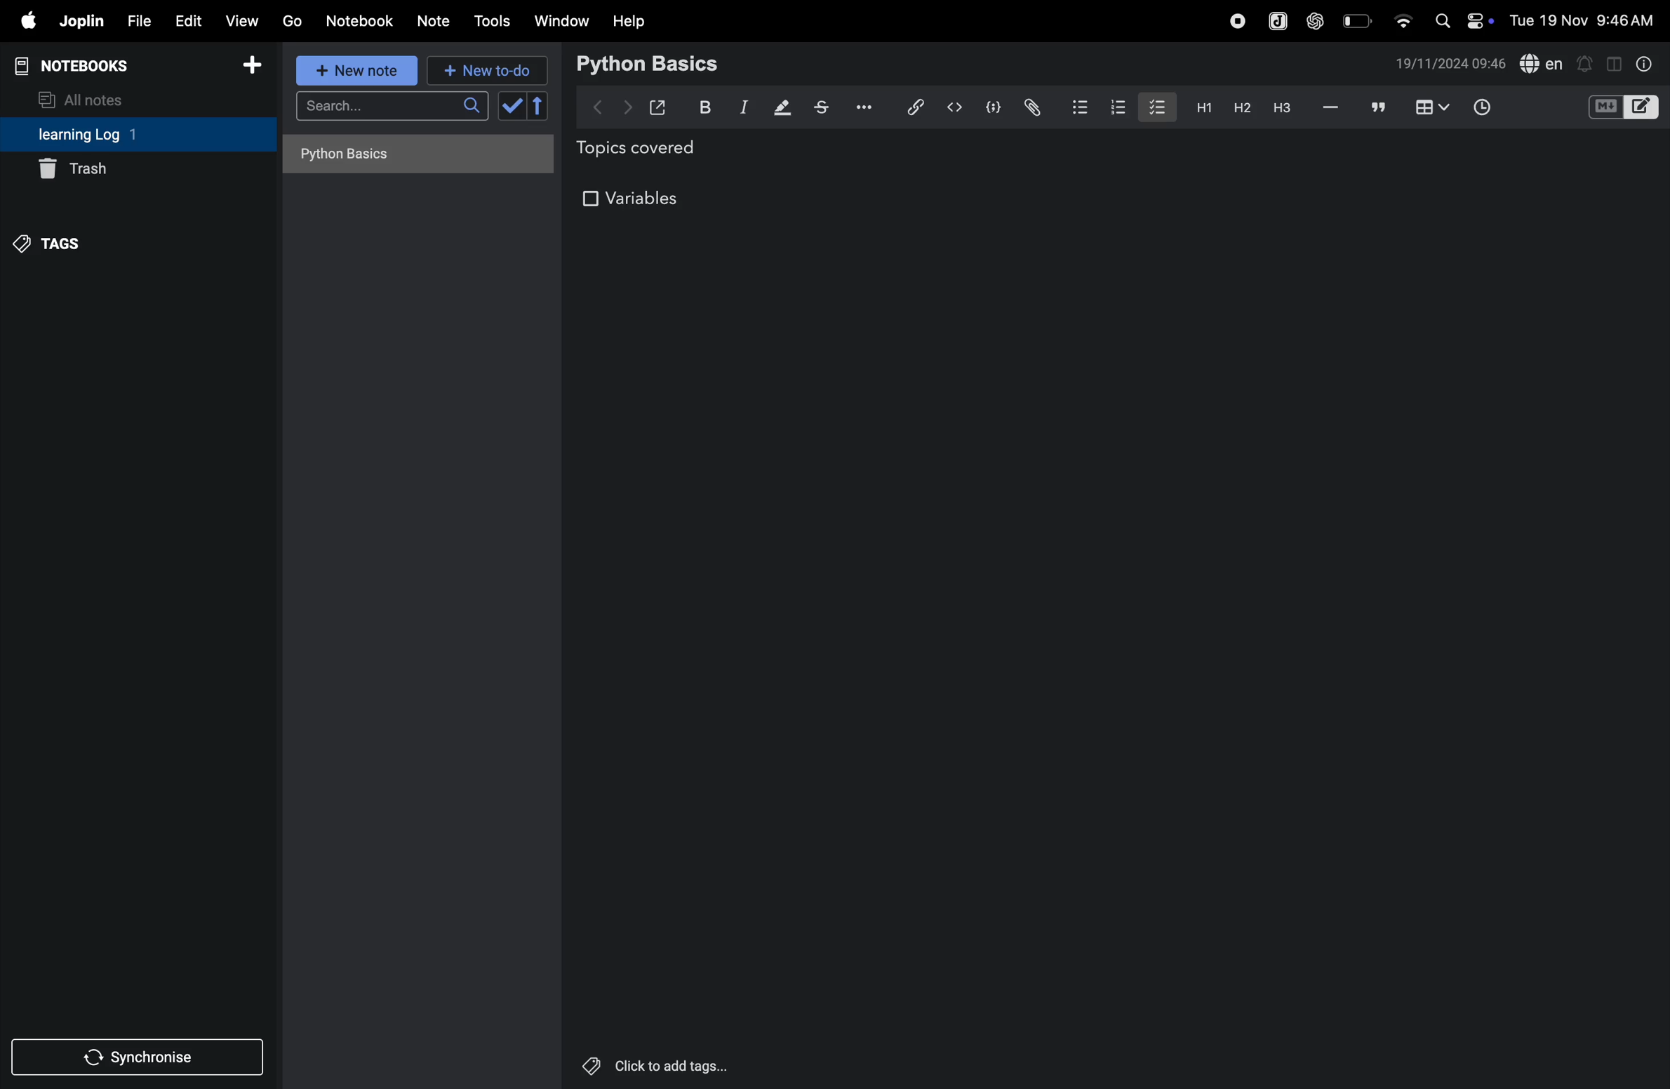  I want to click on help, so click(629, 20).